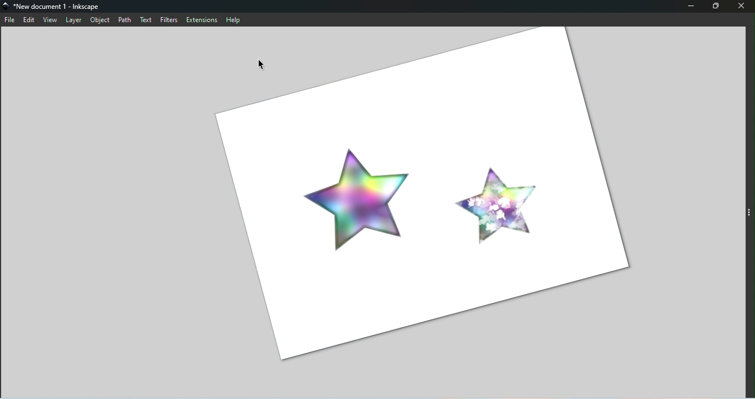  I want to click on Fullscreen, so click(716, 7).